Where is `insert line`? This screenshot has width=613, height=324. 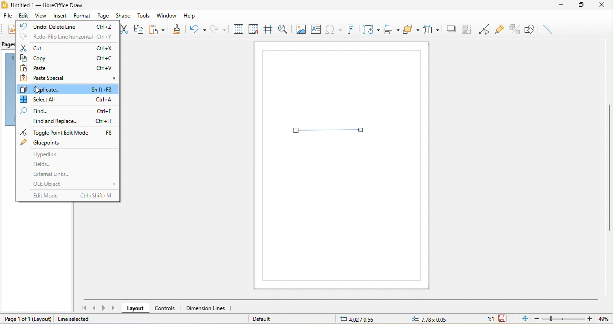
insert line is located at coordinates (548, 29).